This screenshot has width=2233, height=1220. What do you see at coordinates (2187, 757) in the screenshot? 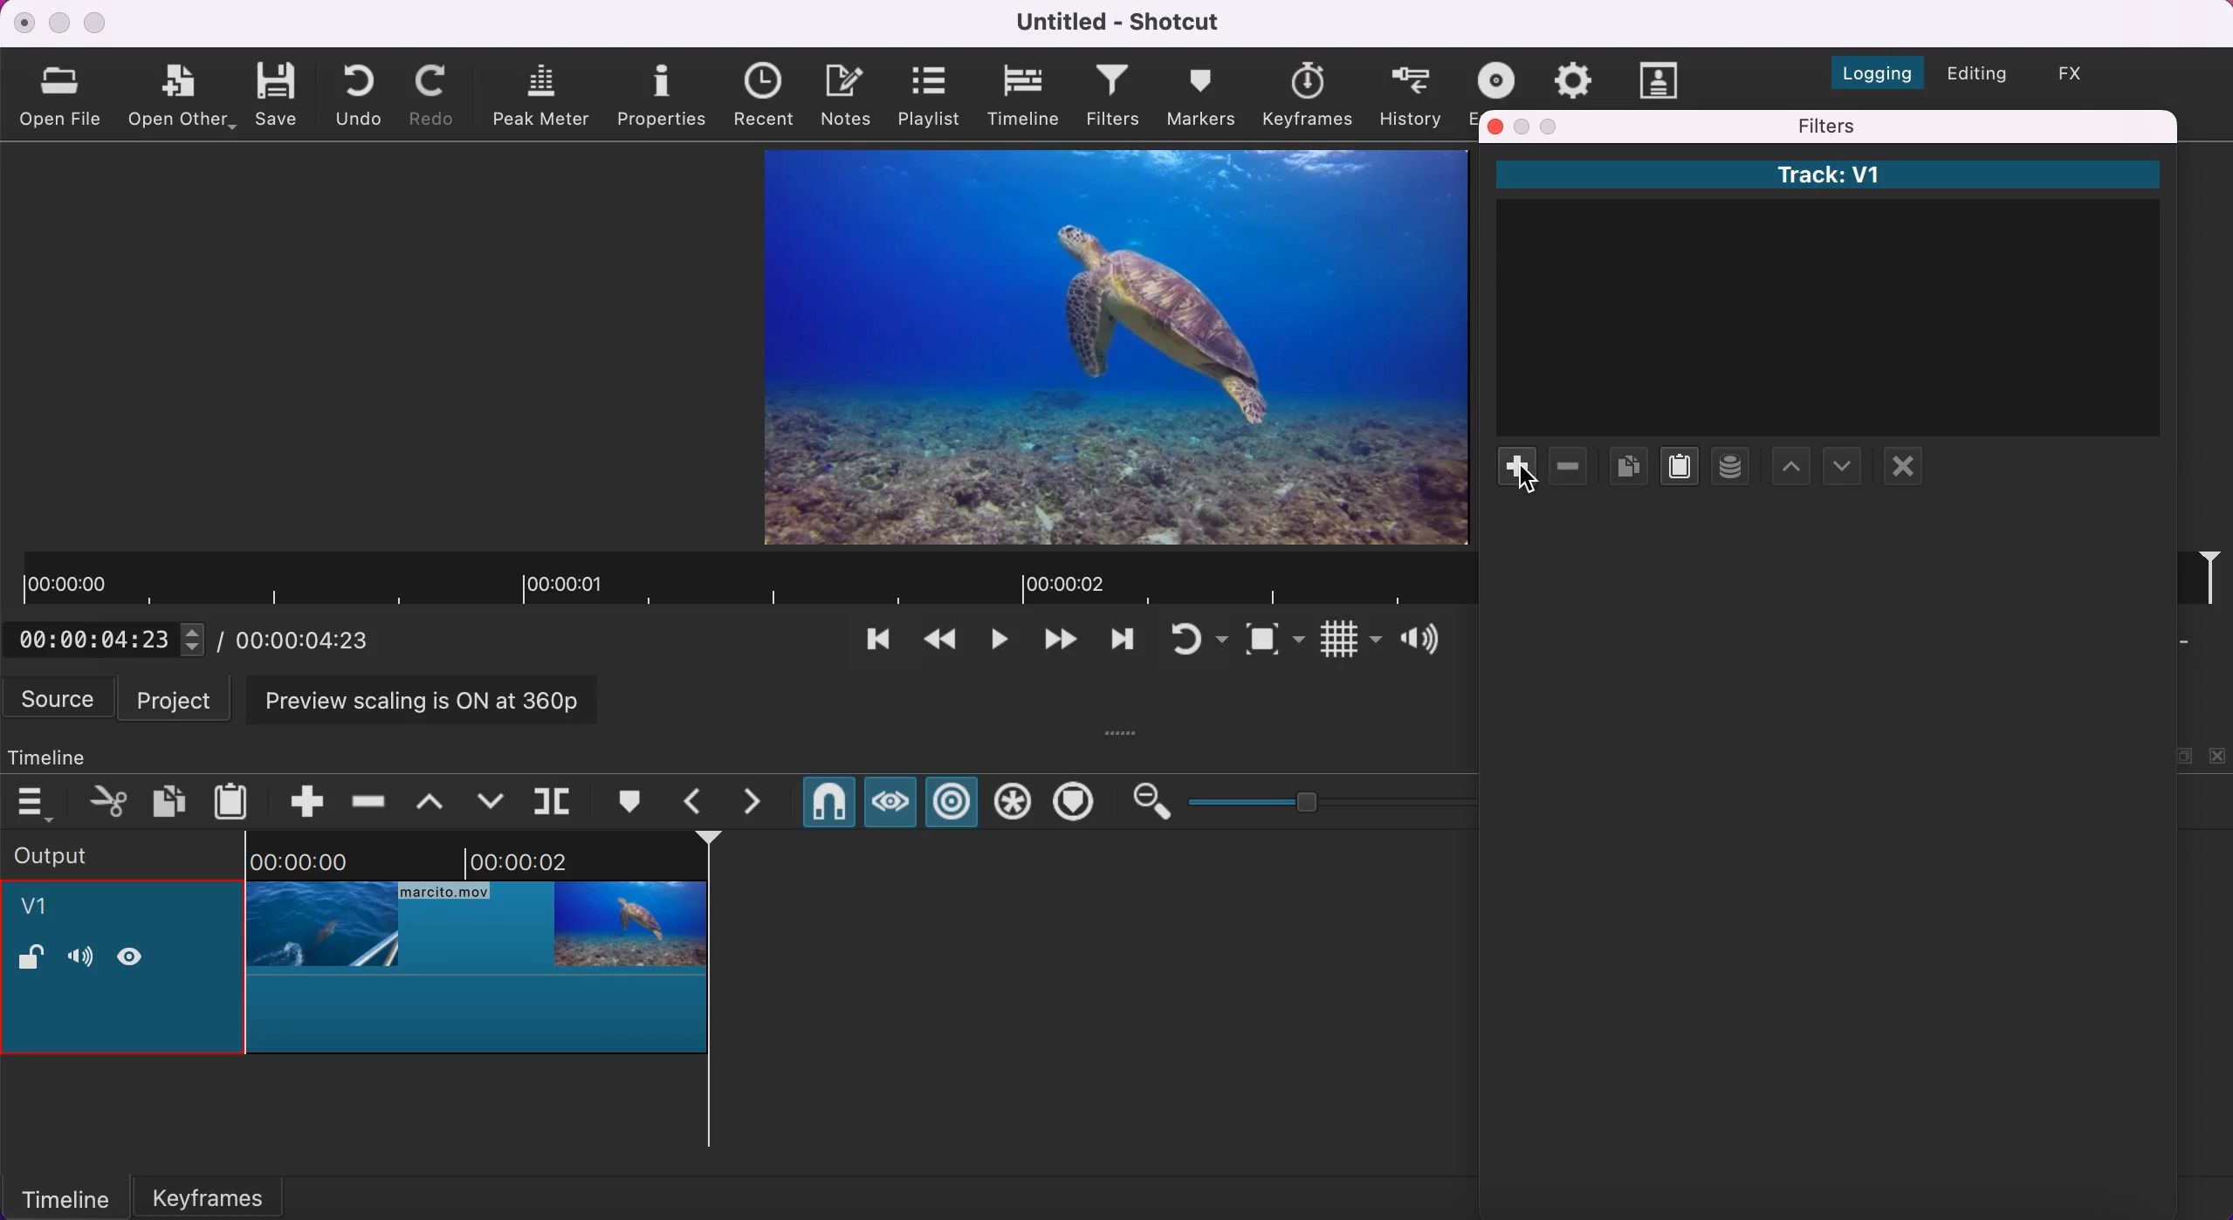
I see `maximize` at bounding box center [2187, 757].